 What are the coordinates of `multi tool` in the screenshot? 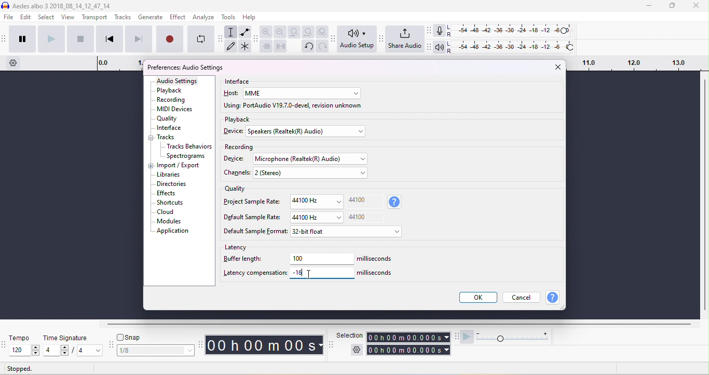 It's located at (245, 48).